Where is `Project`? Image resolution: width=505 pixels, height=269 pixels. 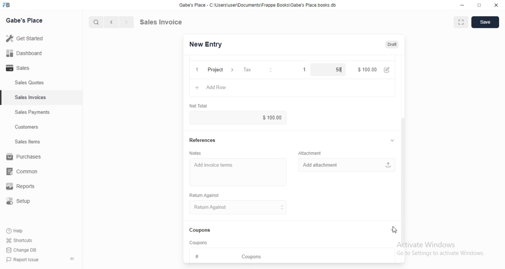 Project is located at coordinates (220, 69).